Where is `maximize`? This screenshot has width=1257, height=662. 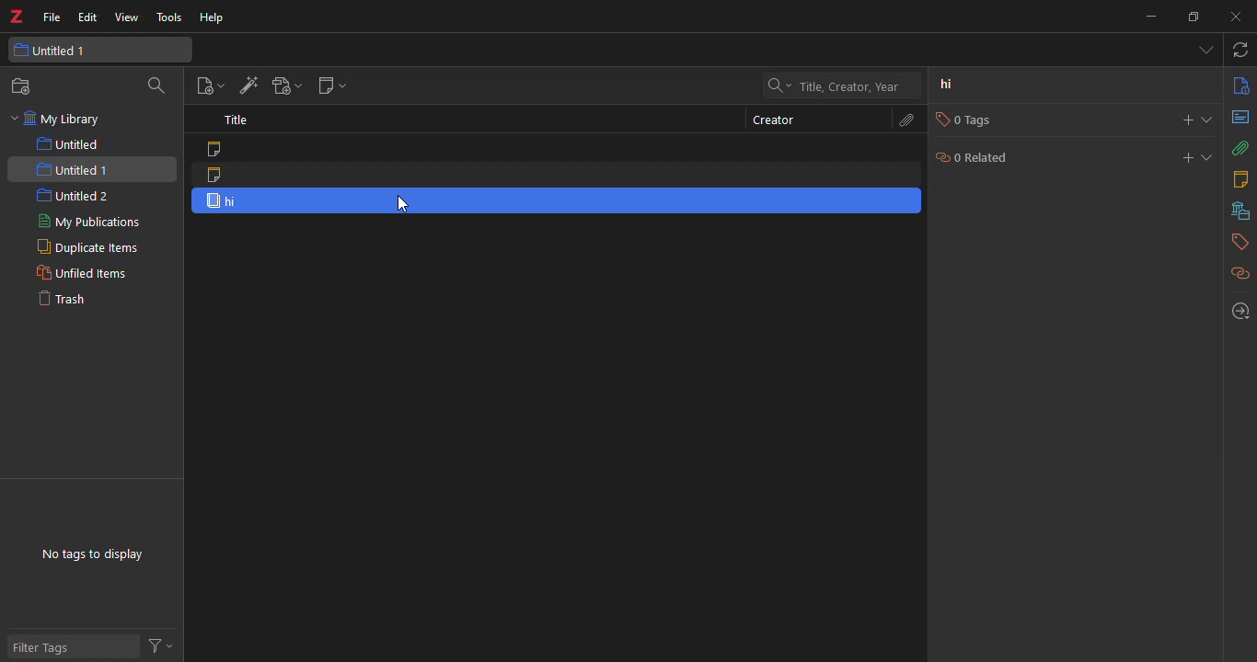 maximize is located at coordinates (1192, 17).